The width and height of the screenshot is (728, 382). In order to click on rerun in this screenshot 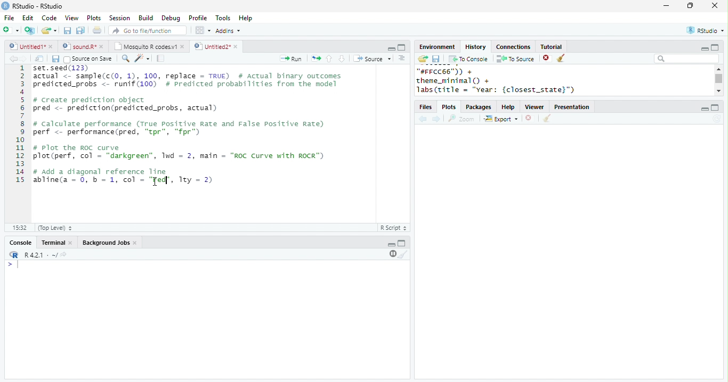, I will do `click(316, 59)`.